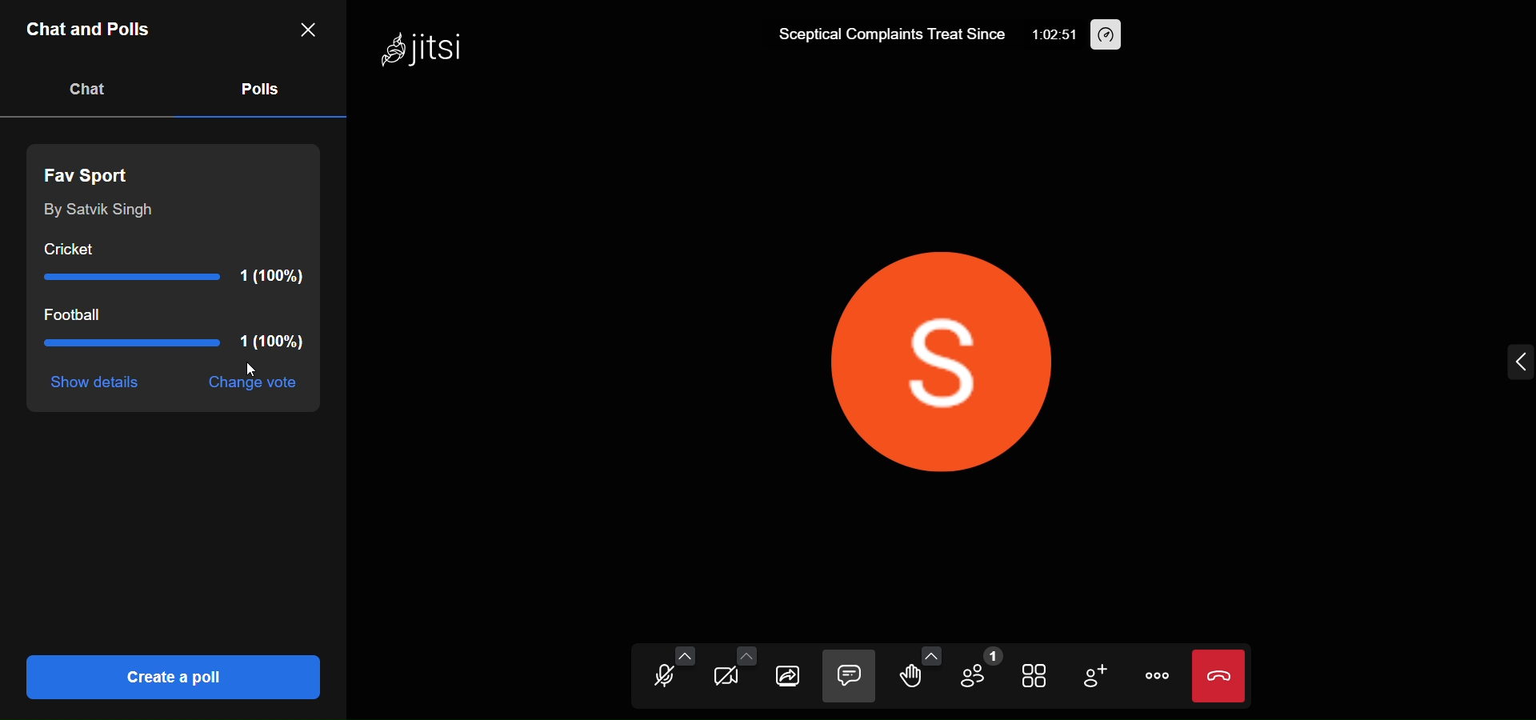  What do you see at coordinates (1108, 35) in the screenshot?
I see `performance setting` at bounding box center [1108, 35].